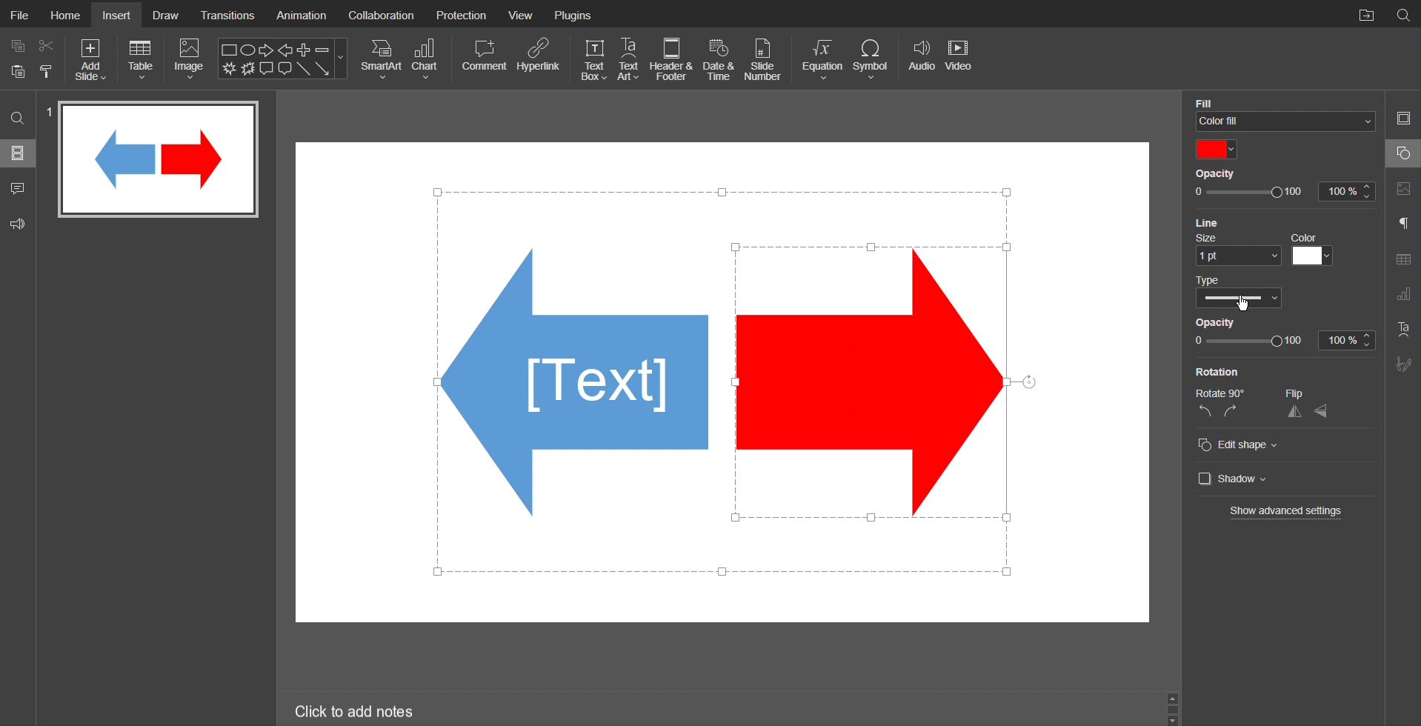  Describe the element at coordinates (93, 60) in the screenshot. I see `Add Slide` at that location.